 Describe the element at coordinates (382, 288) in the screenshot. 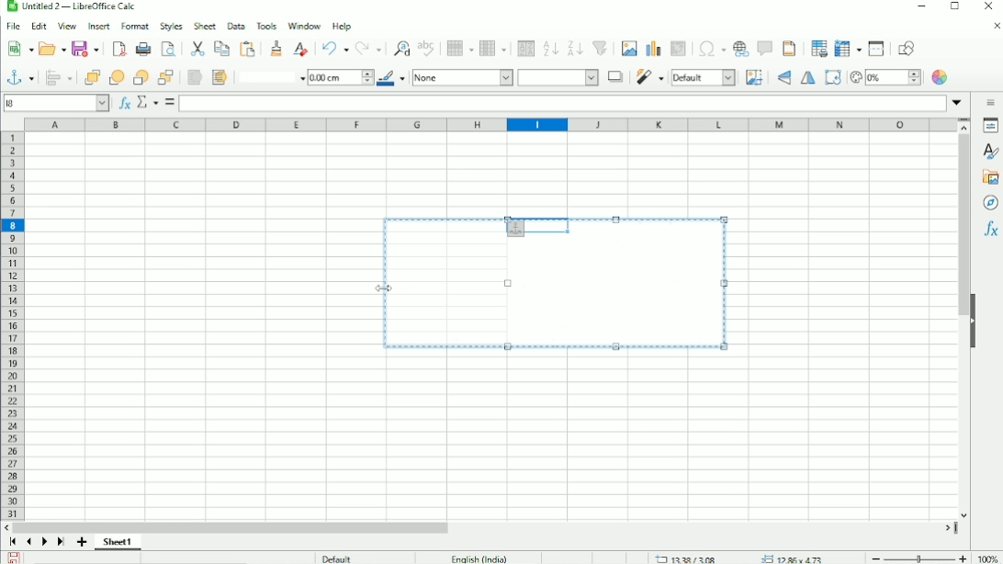

I see `Cursor` at that location.